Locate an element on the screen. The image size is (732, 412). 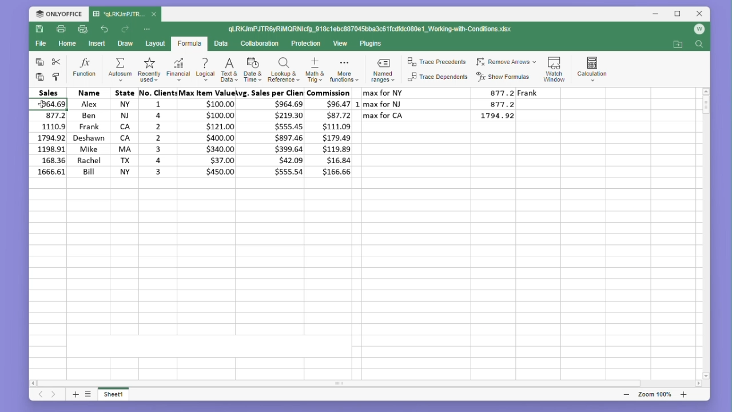
Minimise is located at coordinates (656, 14).